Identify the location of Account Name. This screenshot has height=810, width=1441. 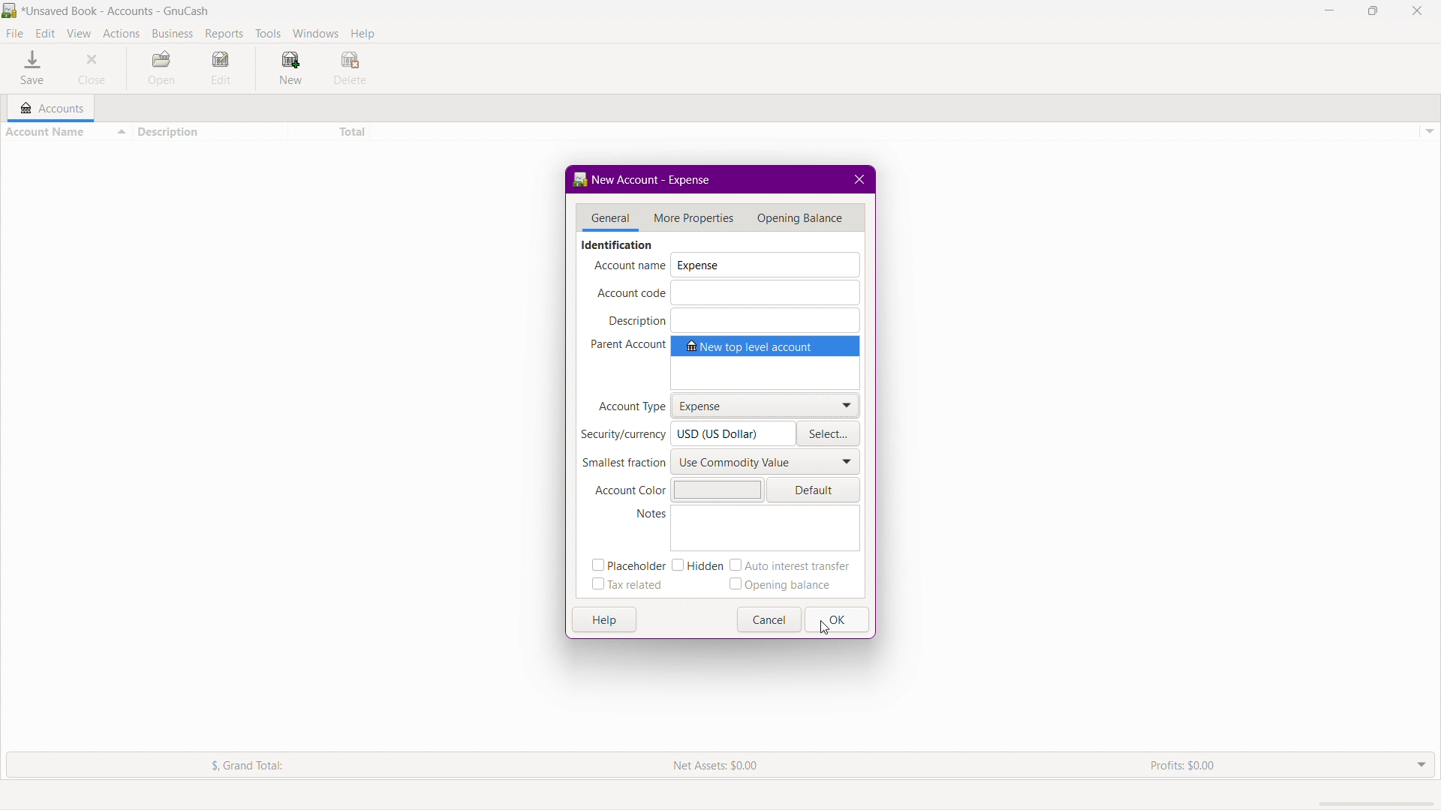
(727, 266).